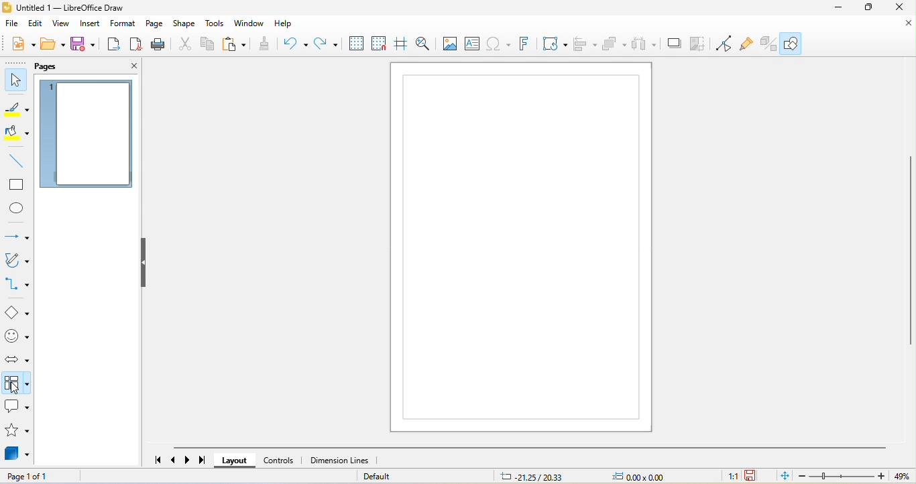  What do you see at coordinates (13, 25) in the screenshot?
I see `file` at bounding box center [13, 25].